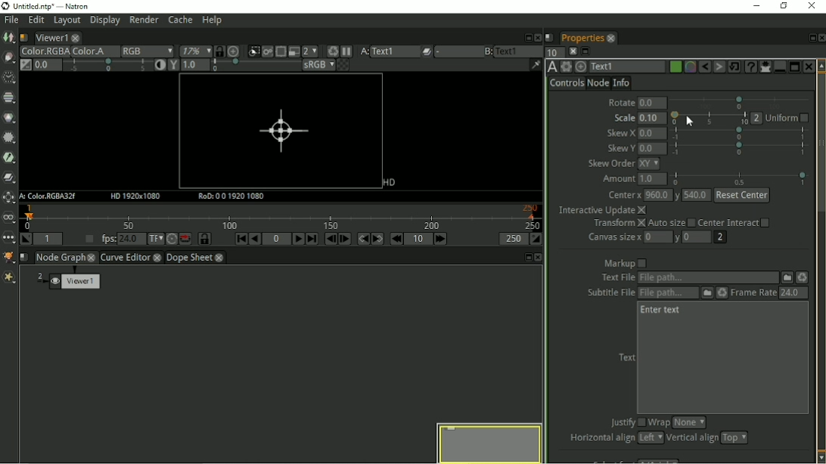 The height and width of the screenshot is (464, 826). What do you see at coordinates (383, 51) in the screenshot?
I see `Viewer input A` at bounding box center [383, 51].